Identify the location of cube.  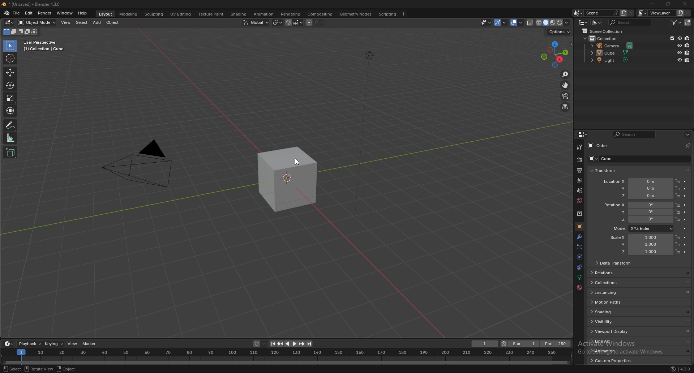
(603, 158).